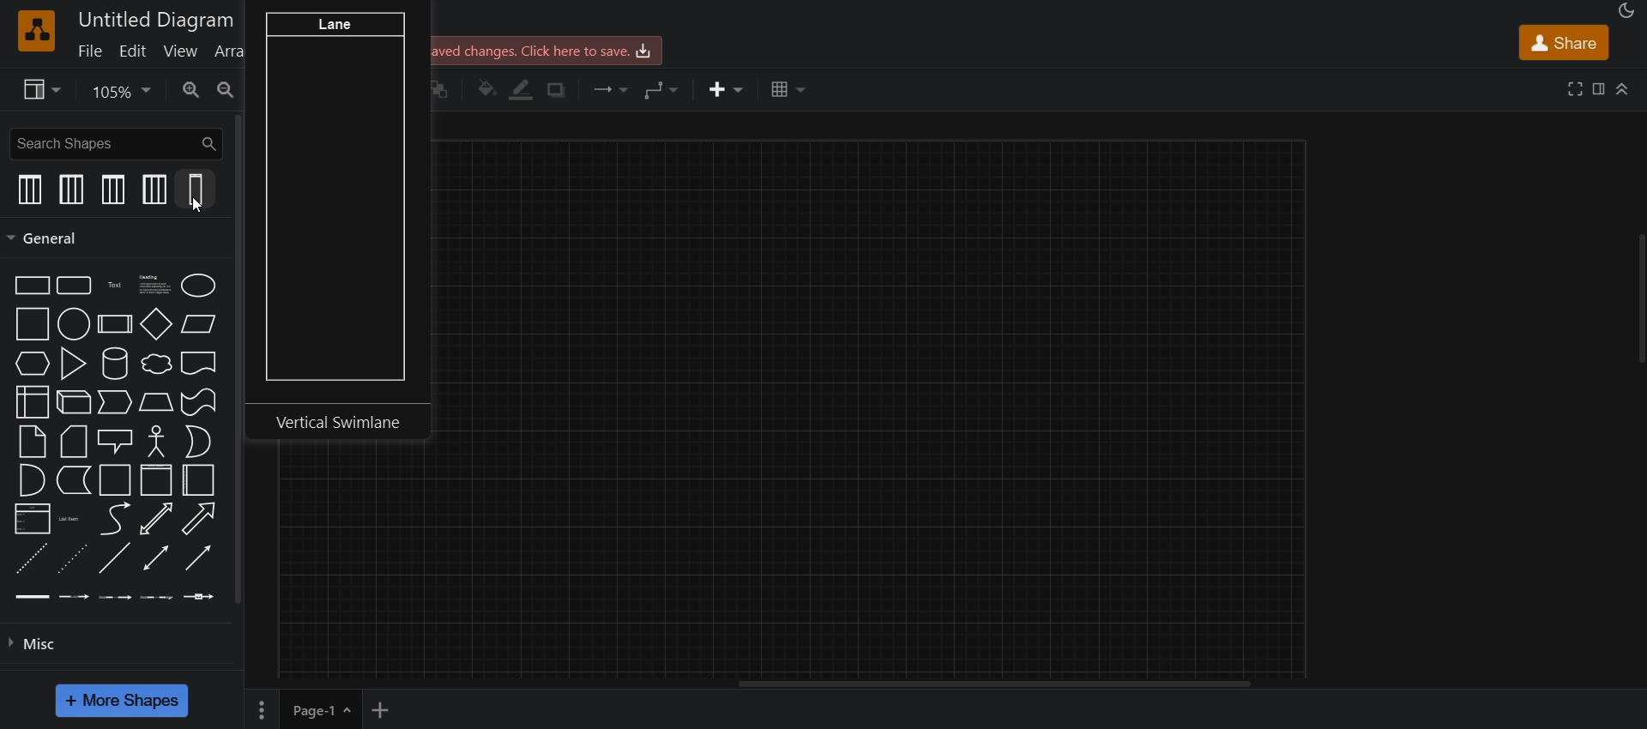 The width and height of the screenshot is (1647, 729). I want to click on square, so click(29, 325).